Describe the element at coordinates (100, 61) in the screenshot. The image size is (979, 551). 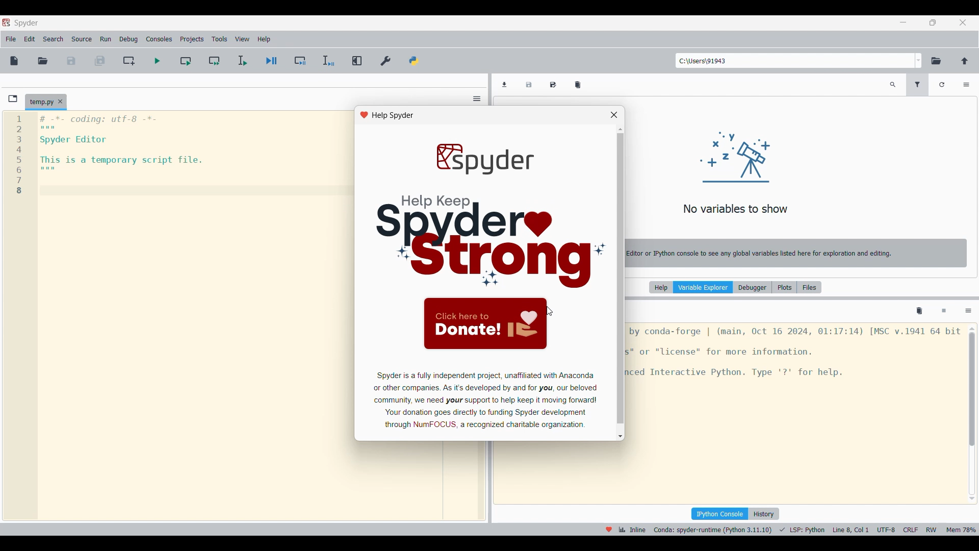
I see `Save all files` at that location.